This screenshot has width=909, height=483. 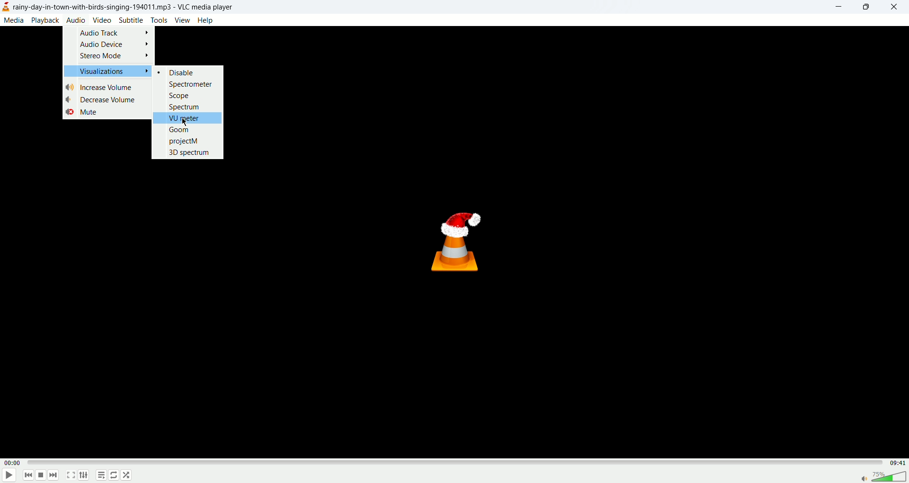 What do you see at coordinates (179, 129) in the screenshot?
I see `Goom` at bounding box center [179, 129].